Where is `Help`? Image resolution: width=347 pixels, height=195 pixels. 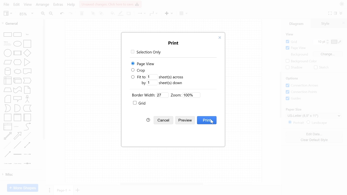 Help is located at coordinates (148, 120).